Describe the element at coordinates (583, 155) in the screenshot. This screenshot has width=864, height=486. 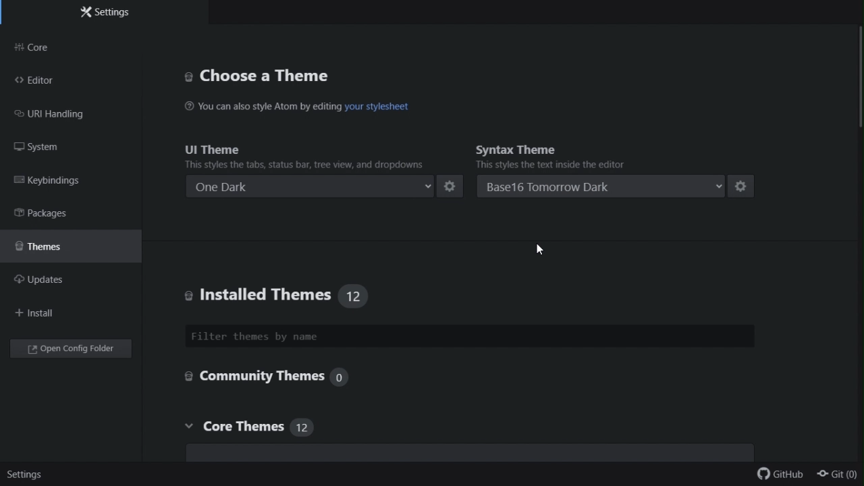
I see `Syntax theme` at that location.